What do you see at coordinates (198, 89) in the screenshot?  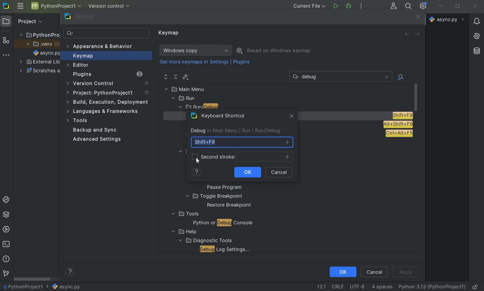 I see `main menu` at bounding box center [198, 89].